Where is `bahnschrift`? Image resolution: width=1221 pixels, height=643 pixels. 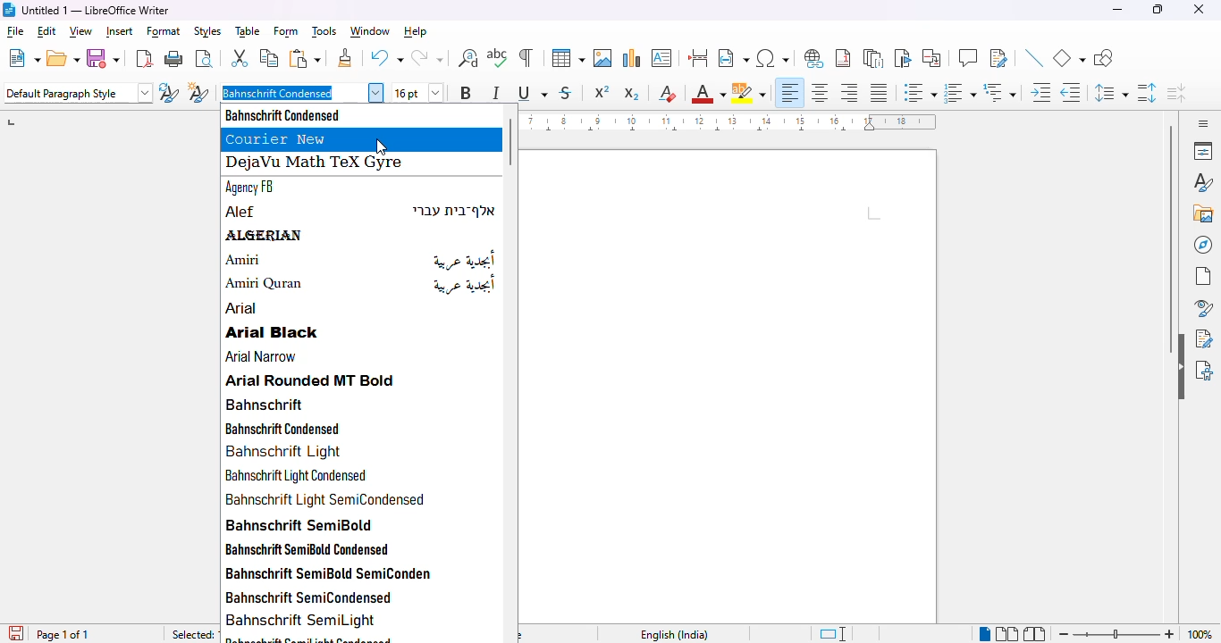
bahnschrift is located at coordinates (266, 405).